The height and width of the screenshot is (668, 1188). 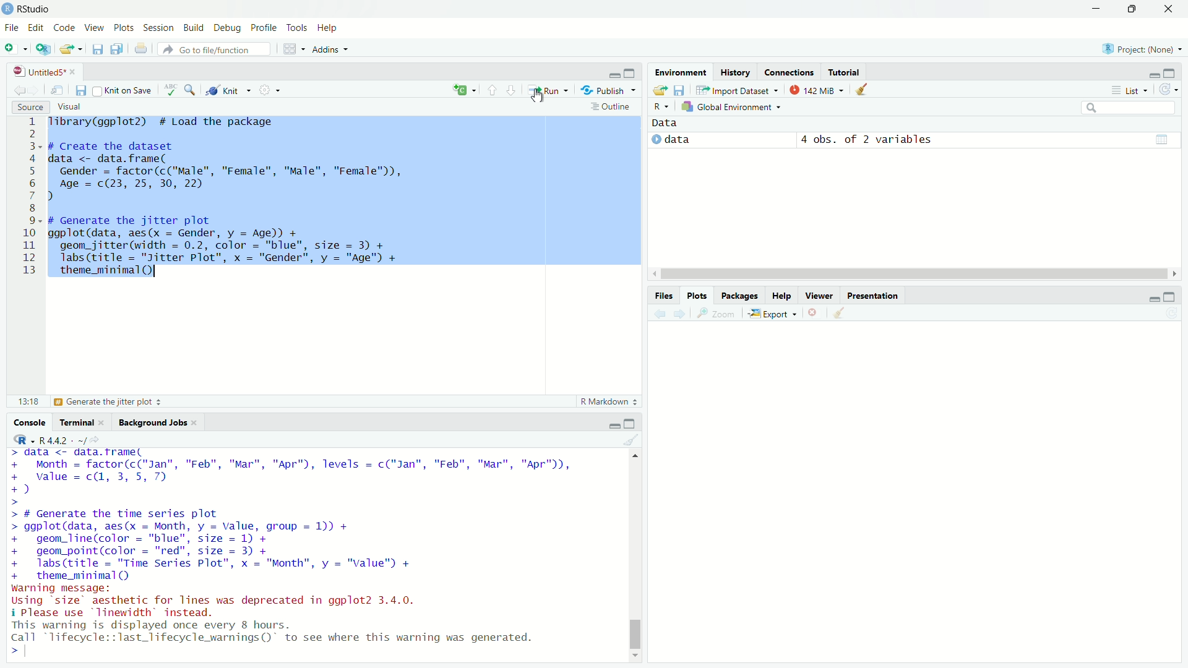 What do you see at coordinates (538, 95) in the screenshot?
I see `cursor` at bounding box center [538, 95].